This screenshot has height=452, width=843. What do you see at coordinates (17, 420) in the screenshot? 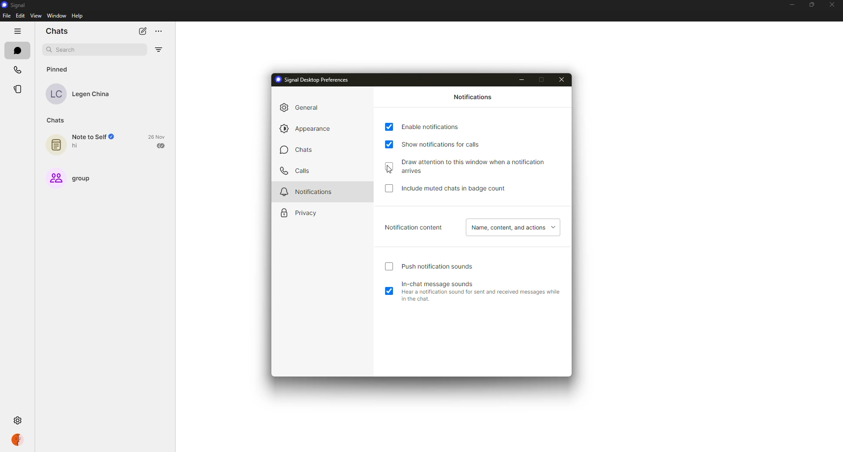
I see `settings` at bounding box center [17, 420].